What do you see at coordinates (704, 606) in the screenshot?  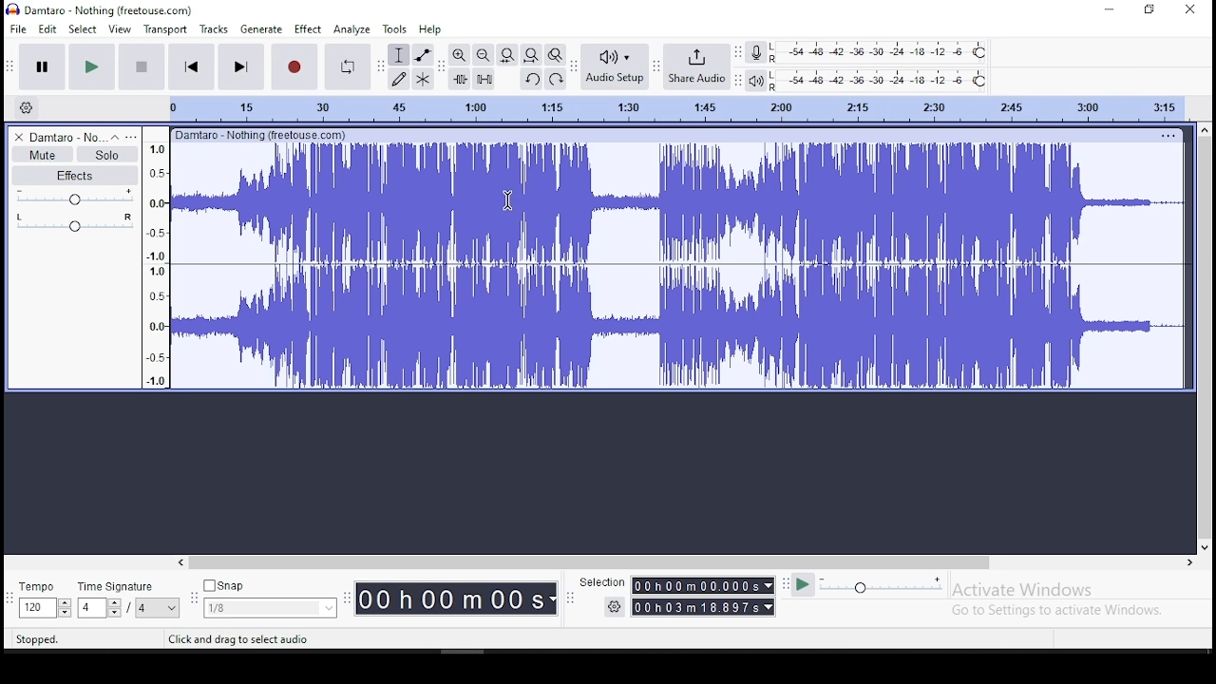 I see `00 h 00 m 00.000 s` at bounding box center [704, 606].